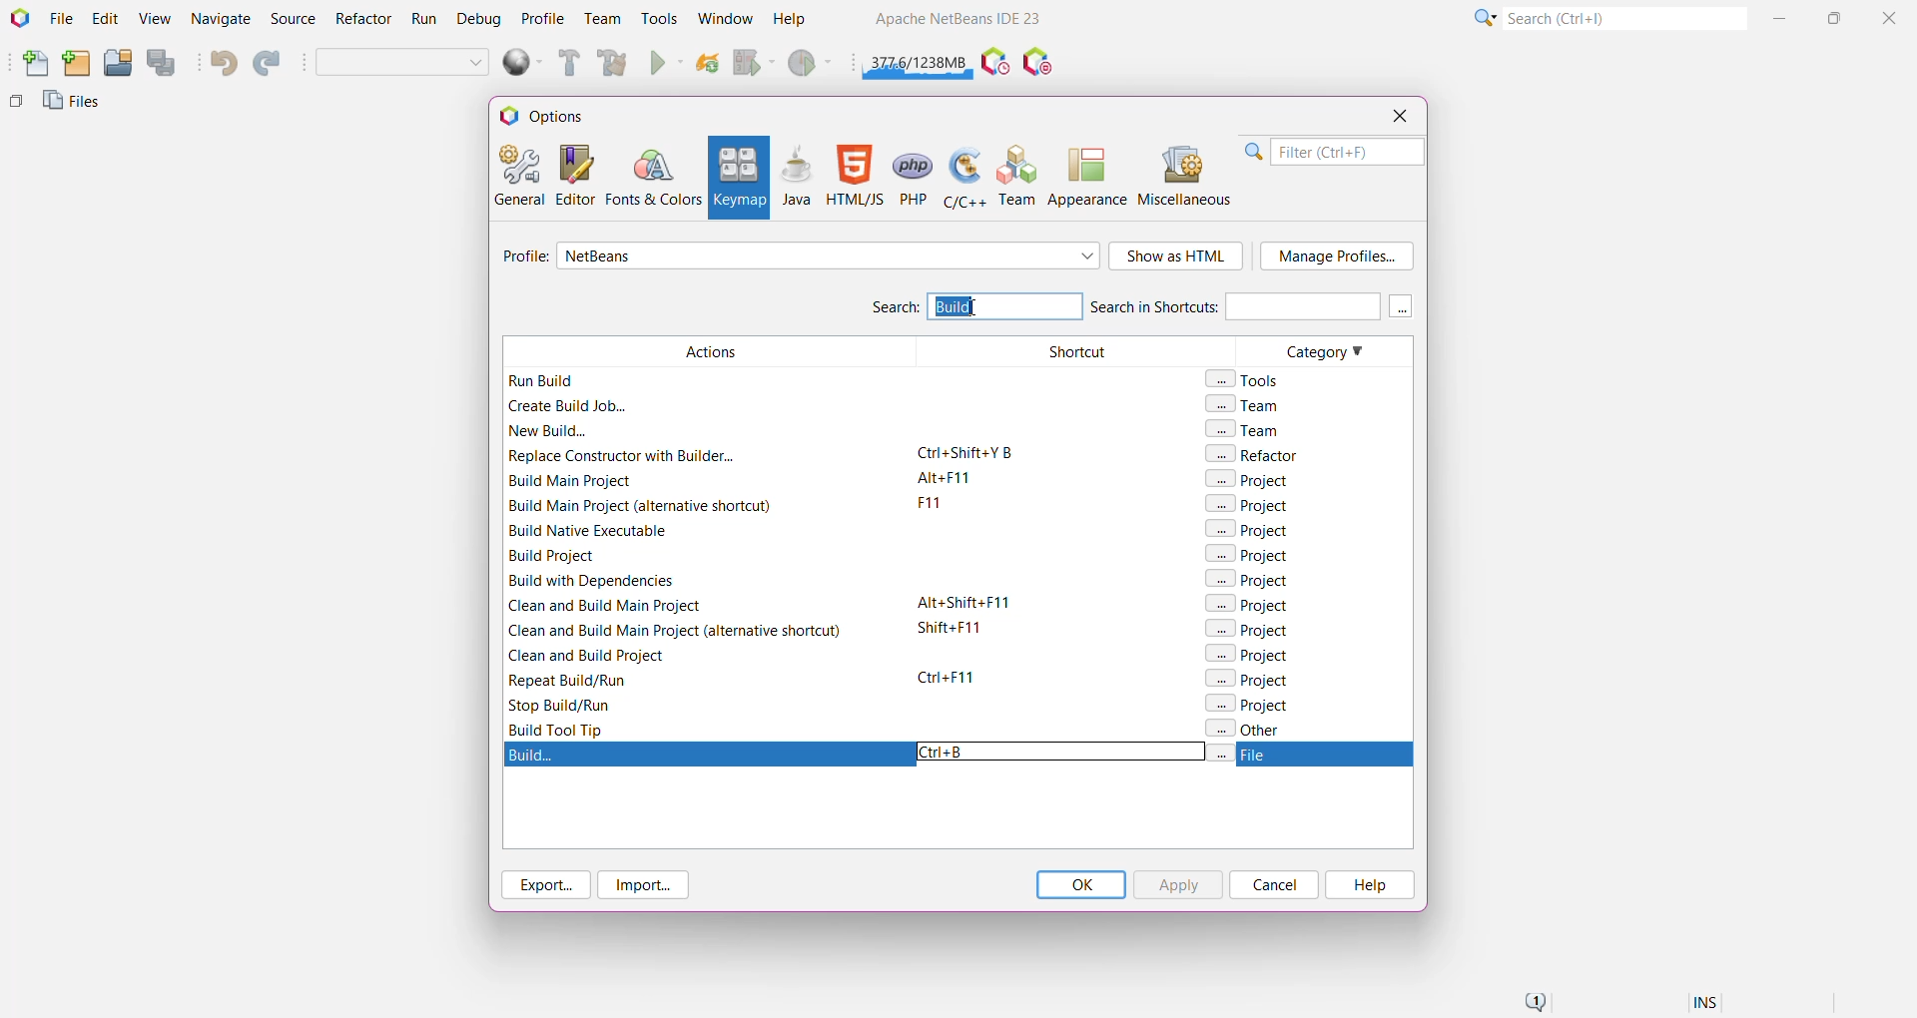 This screenshot has height=1018, width=1917. What do you see at coordinates (919, 60) in the screenshot?
I see `Click to force garbage collection` at bounding box center [919, 60].